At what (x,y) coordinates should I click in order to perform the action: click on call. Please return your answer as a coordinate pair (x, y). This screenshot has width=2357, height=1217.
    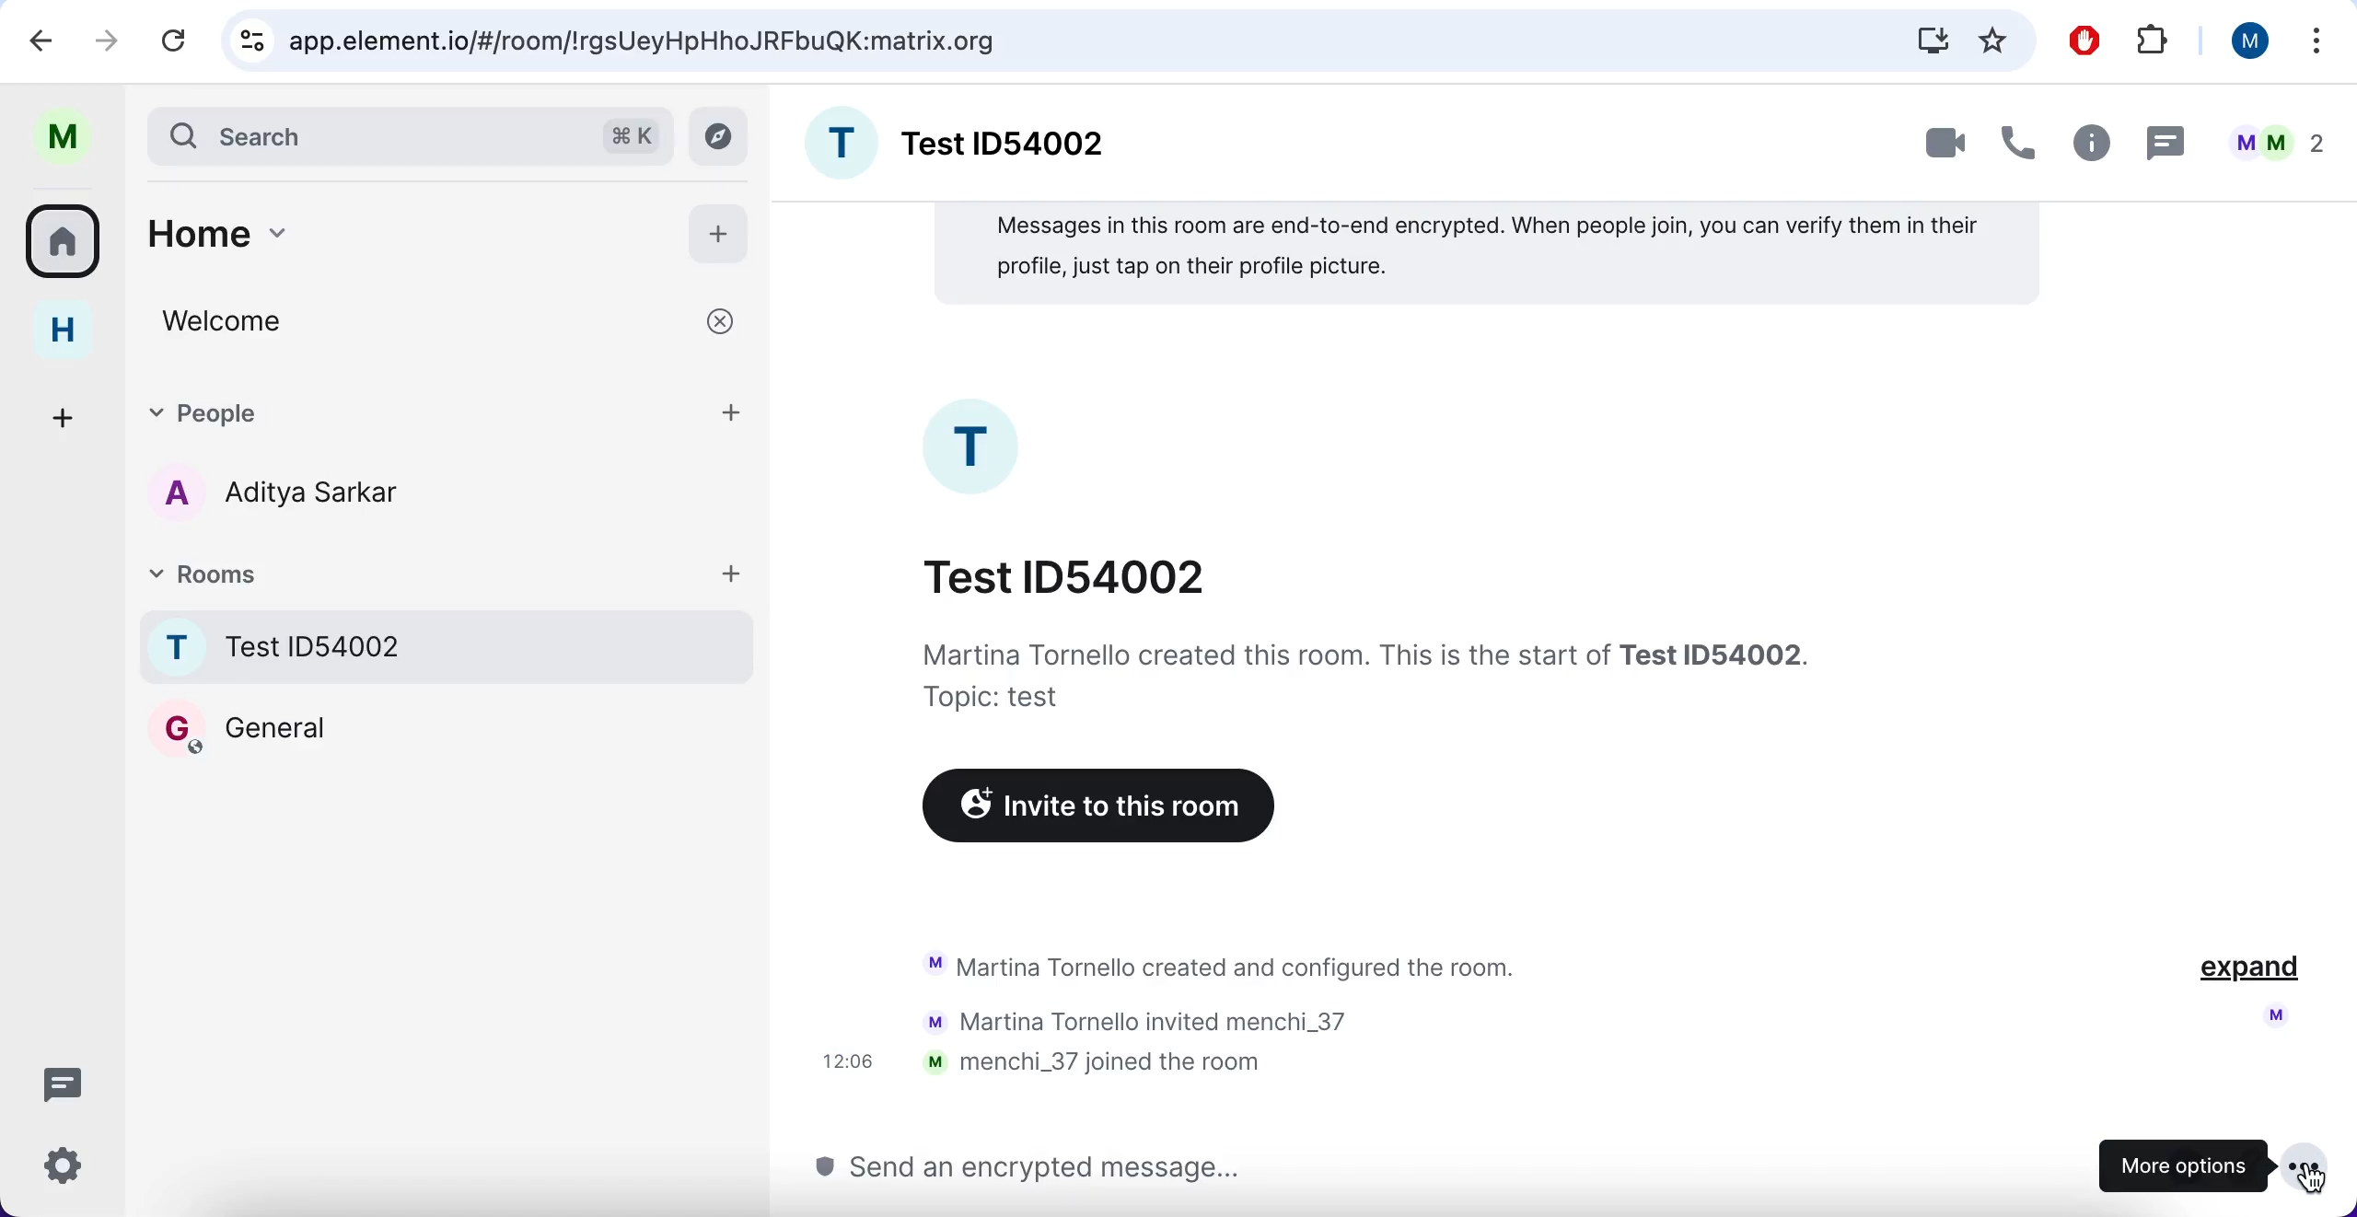
    Looking at the image, I should click on (2021, 137).